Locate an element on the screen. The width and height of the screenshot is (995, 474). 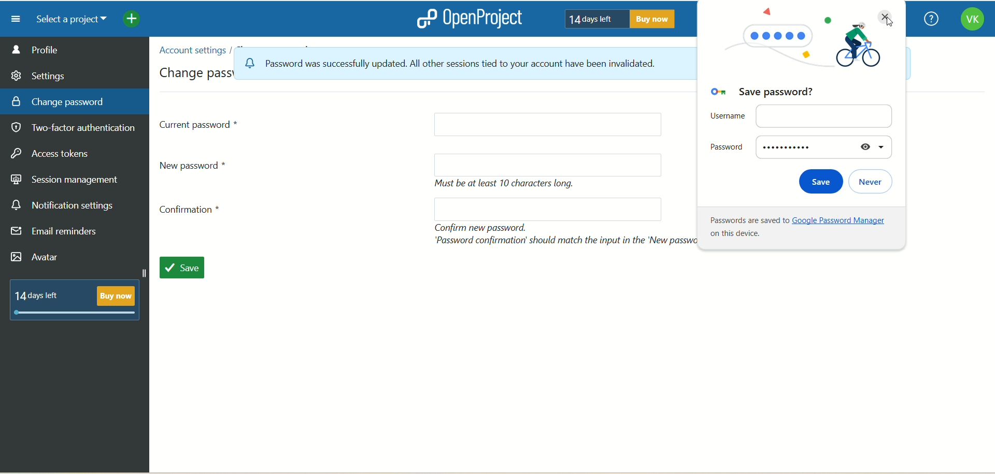
help is located at coordinates (928, 20).